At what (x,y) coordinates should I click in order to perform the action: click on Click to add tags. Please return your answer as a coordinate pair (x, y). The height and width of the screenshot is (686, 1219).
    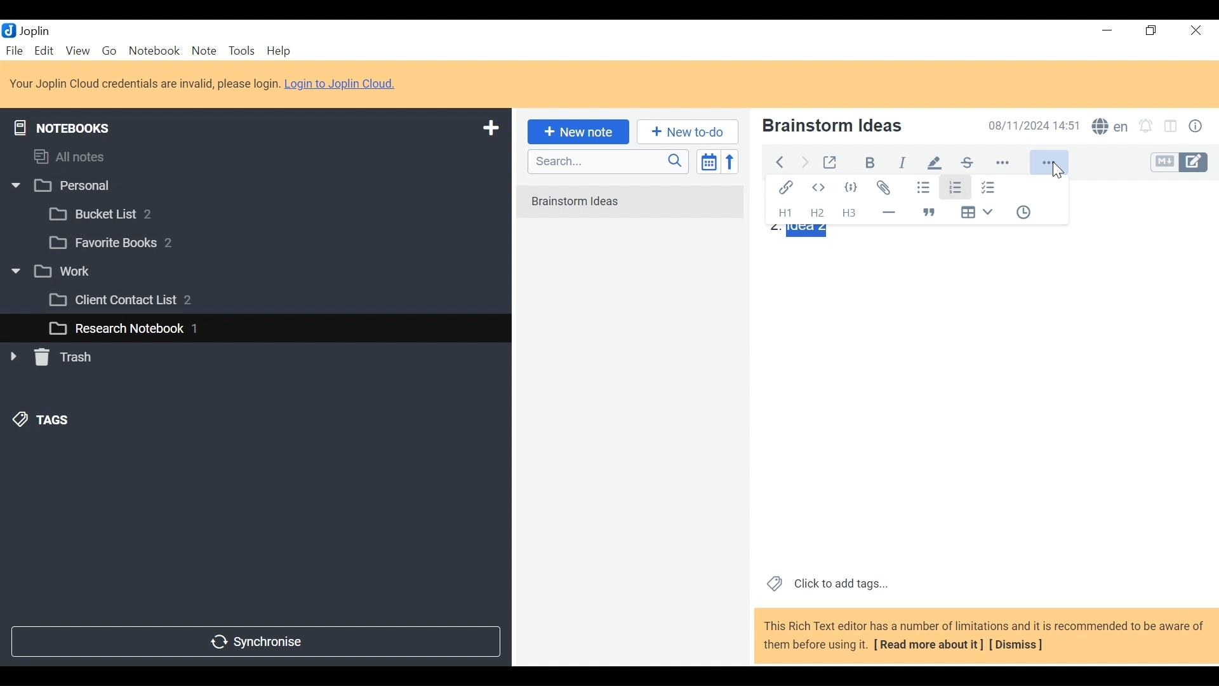
    Looking at the image, I should click on (825, 582).